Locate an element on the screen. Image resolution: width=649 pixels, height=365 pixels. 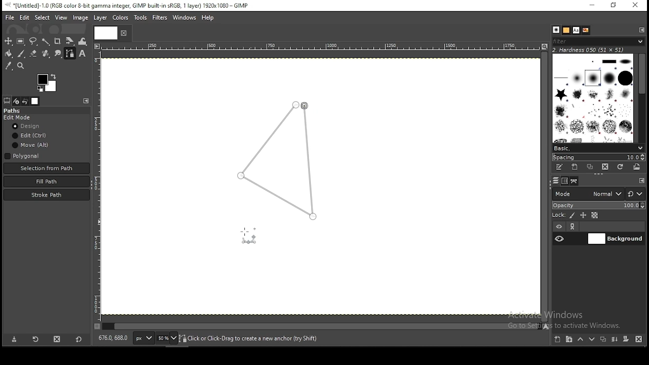
delete this brush is located at coordinates (605, 167).